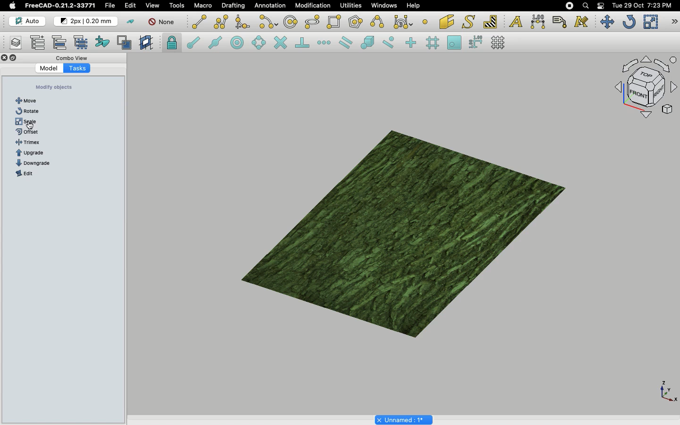  What do you see at coordinates (38, 42) in the screenshot?
I see `Add new named group` at bounding box center [38, 42].